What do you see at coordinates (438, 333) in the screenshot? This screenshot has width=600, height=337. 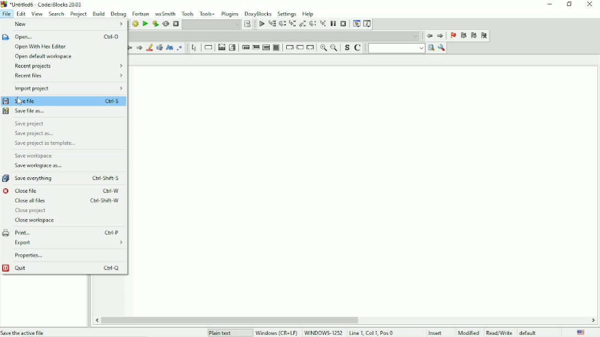 I see `Insert` at bounding box center [438, 333].